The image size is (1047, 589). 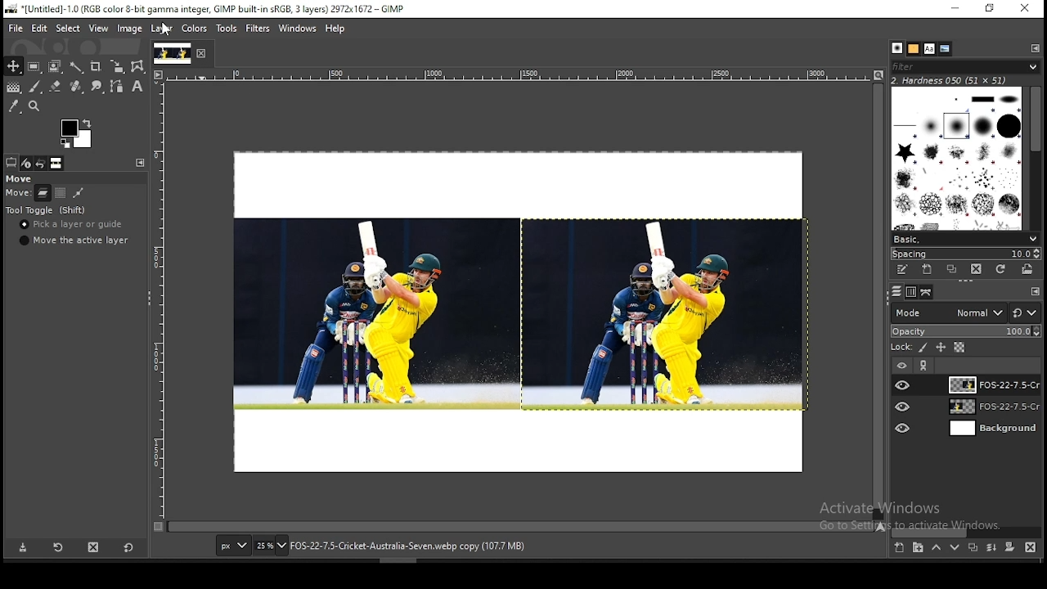 What do you see at coordinates (1036, 292) in the screenshot?
I see `tool` at bounding box center [1036, 292].